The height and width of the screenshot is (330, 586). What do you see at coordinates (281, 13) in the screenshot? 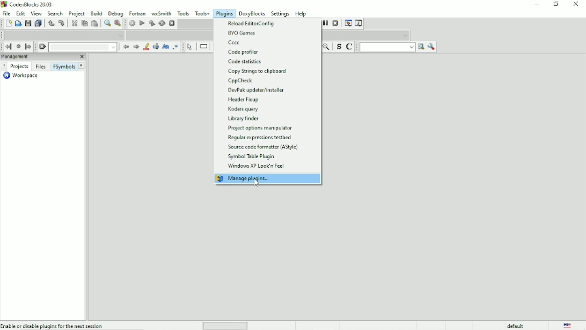
I see `Settings` at bounding box center [281, 13].